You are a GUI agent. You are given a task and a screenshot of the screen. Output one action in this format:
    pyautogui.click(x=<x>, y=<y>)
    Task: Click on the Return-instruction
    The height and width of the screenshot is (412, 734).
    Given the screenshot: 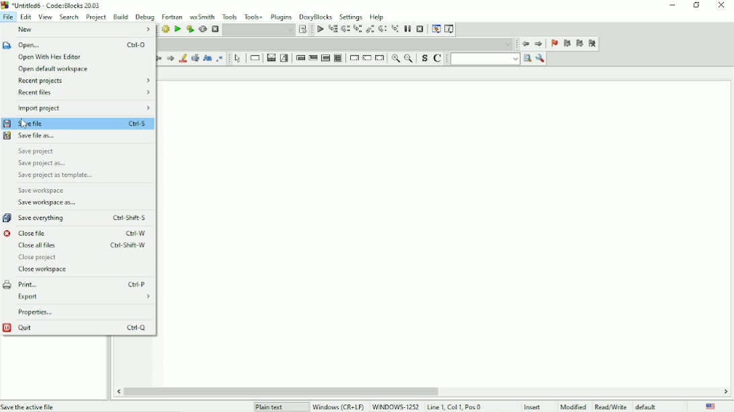 What is the action you would take?
    pyautogui.click(x=380, y=58)
    